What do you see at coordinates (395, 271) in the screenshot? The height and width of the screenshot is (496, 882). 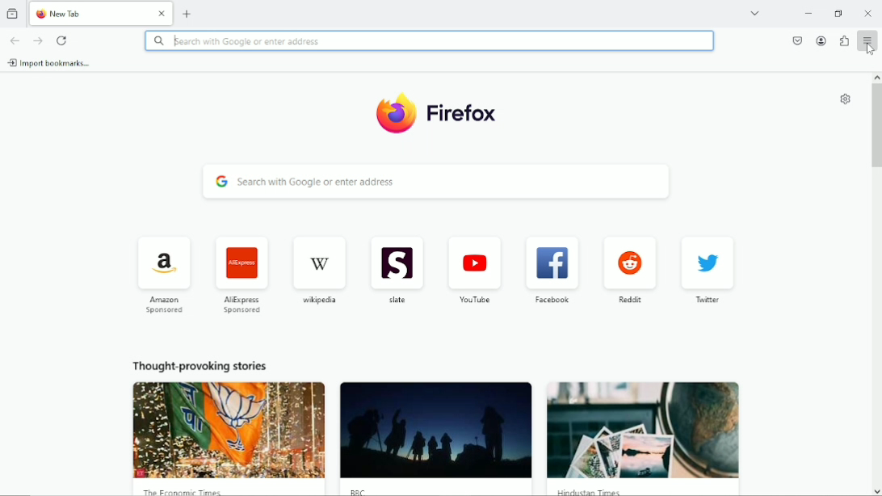 I see `Slate` at bounding box center [395, 271].